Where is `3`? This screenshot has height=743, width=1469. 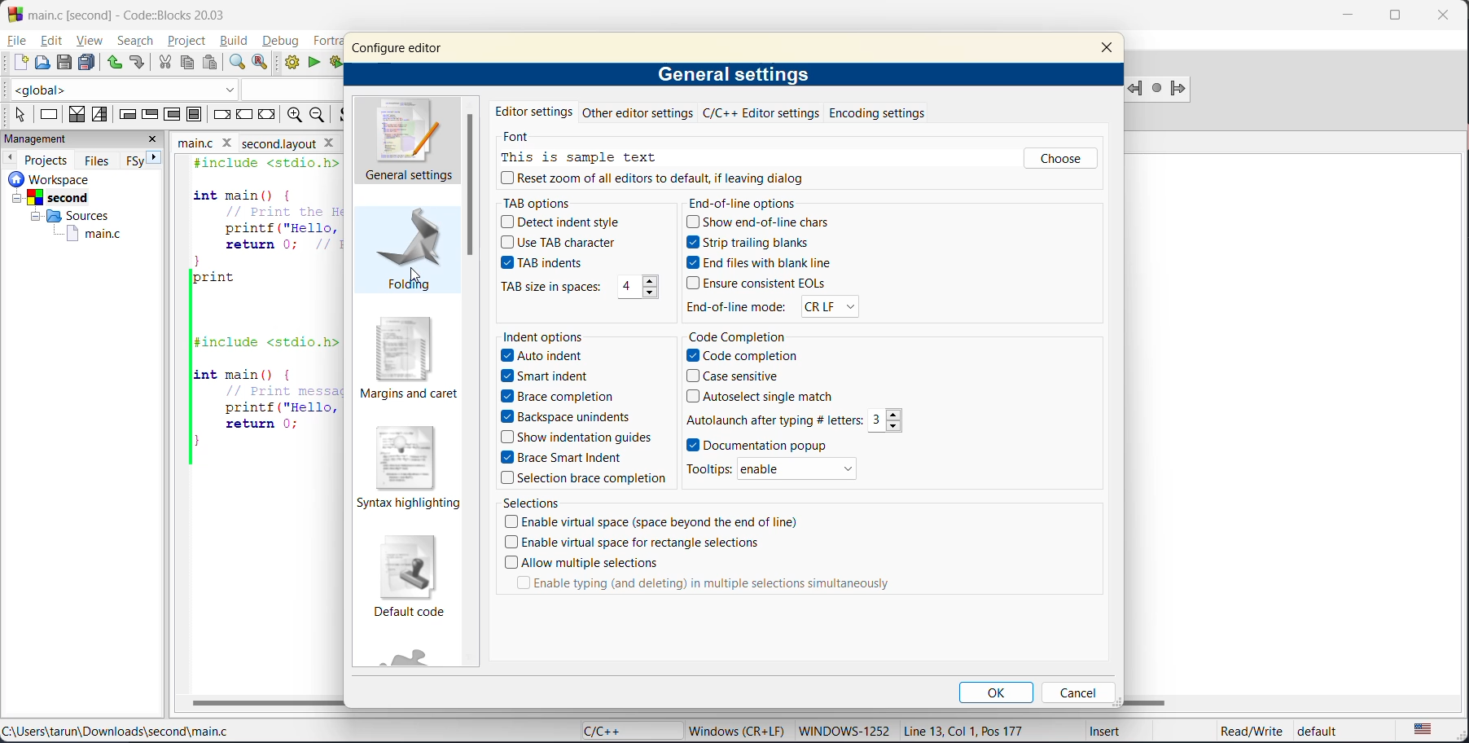 3 is located at coordinates (890, 420).